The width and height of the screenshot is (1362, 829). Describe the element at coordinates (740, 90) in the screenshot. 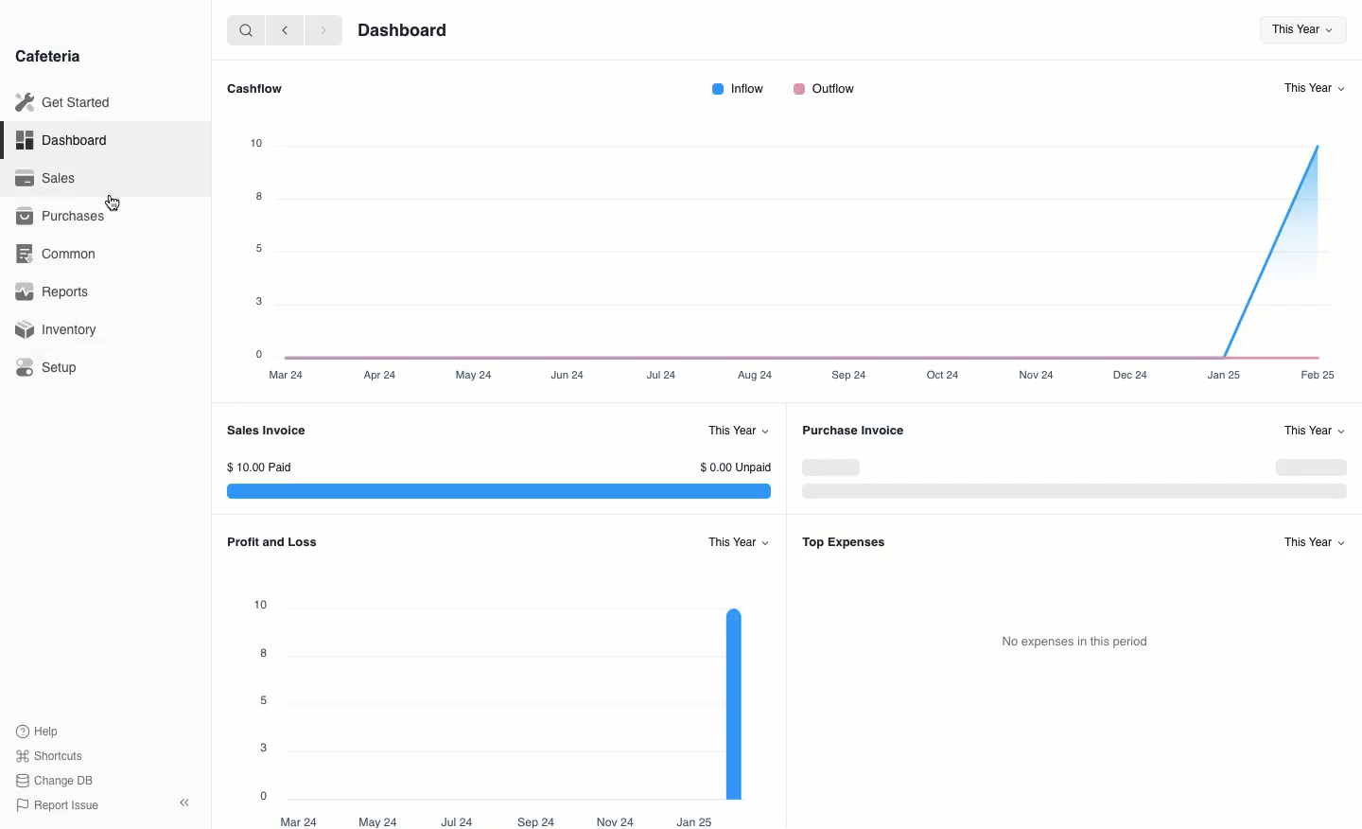

I see `Inflow` at that location.